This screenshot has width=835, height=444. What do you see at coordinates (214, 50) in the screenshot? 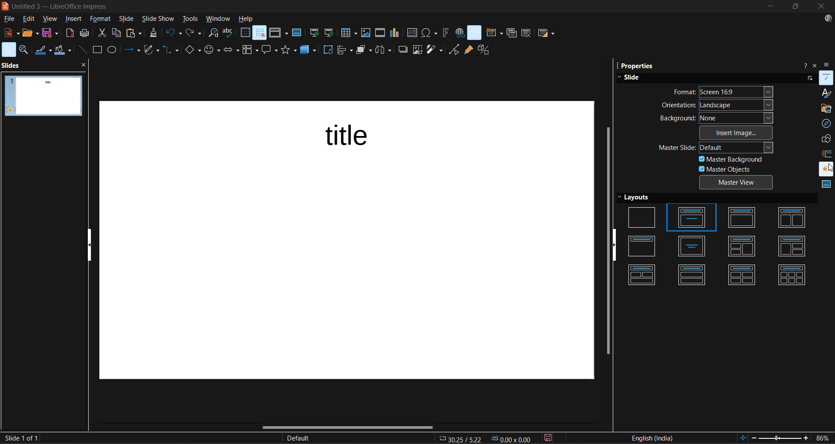
I see `symbol shapes` at bounding box center [214, 50].